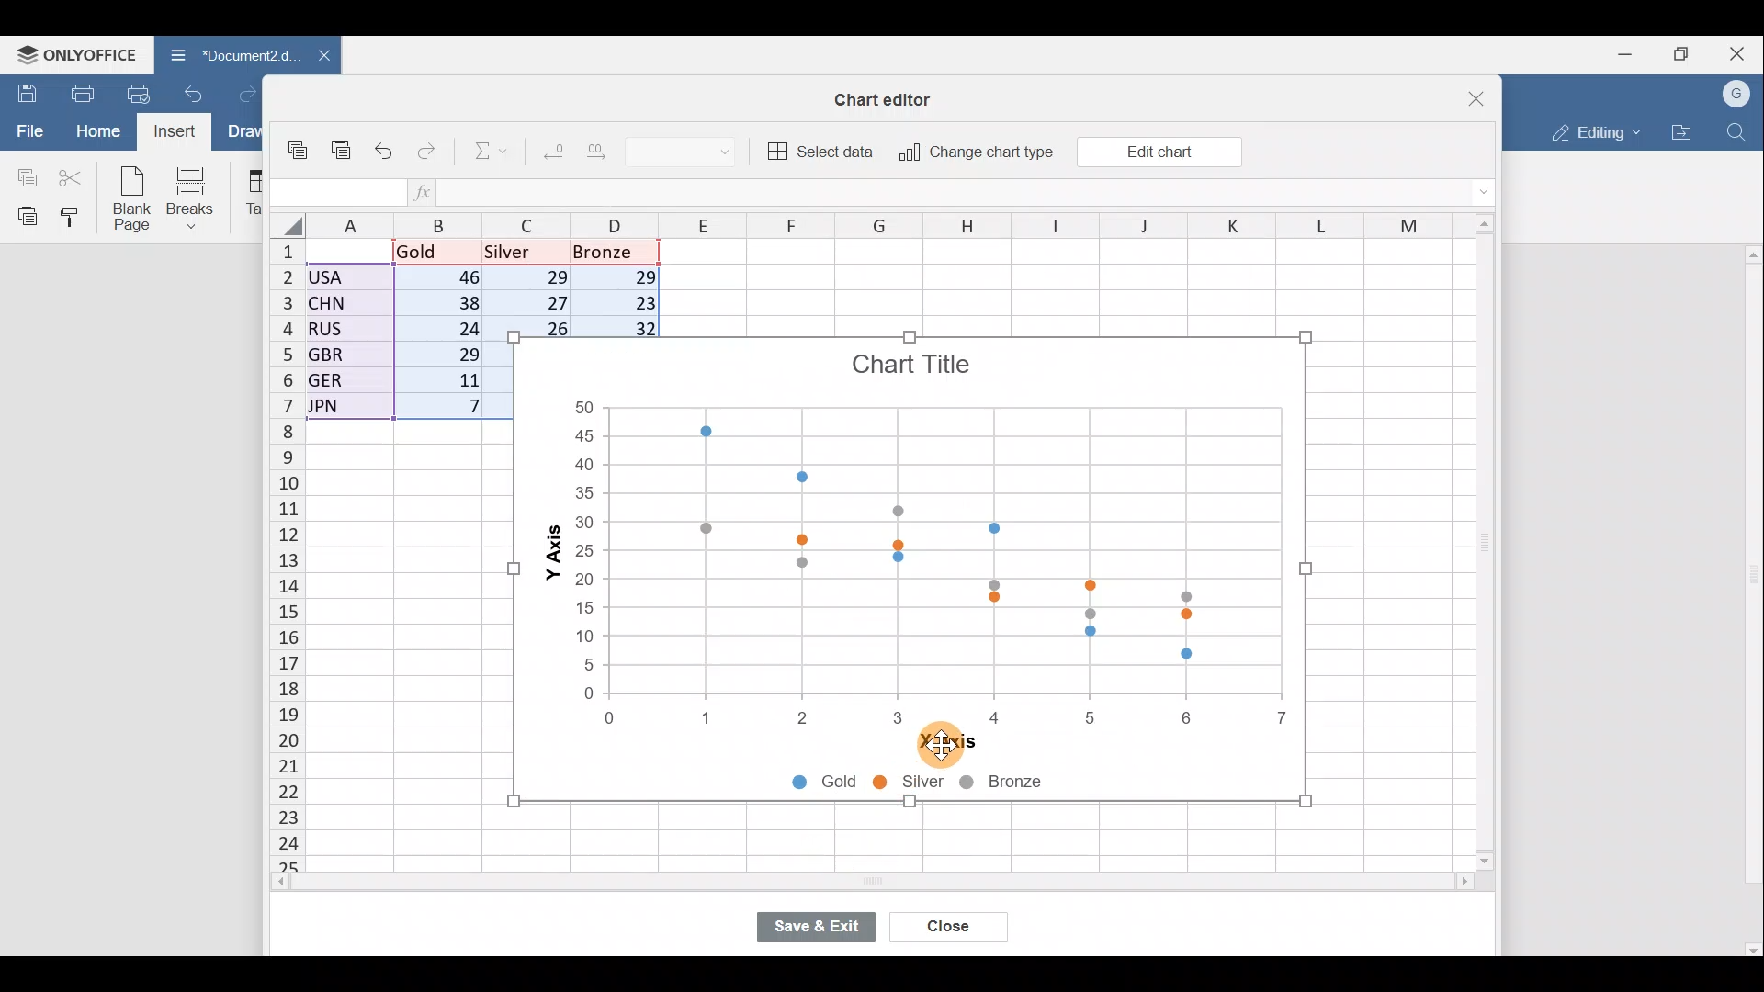 This screenshot has height=992, width=1764. I want to click on Blank page, so click(133, 202).